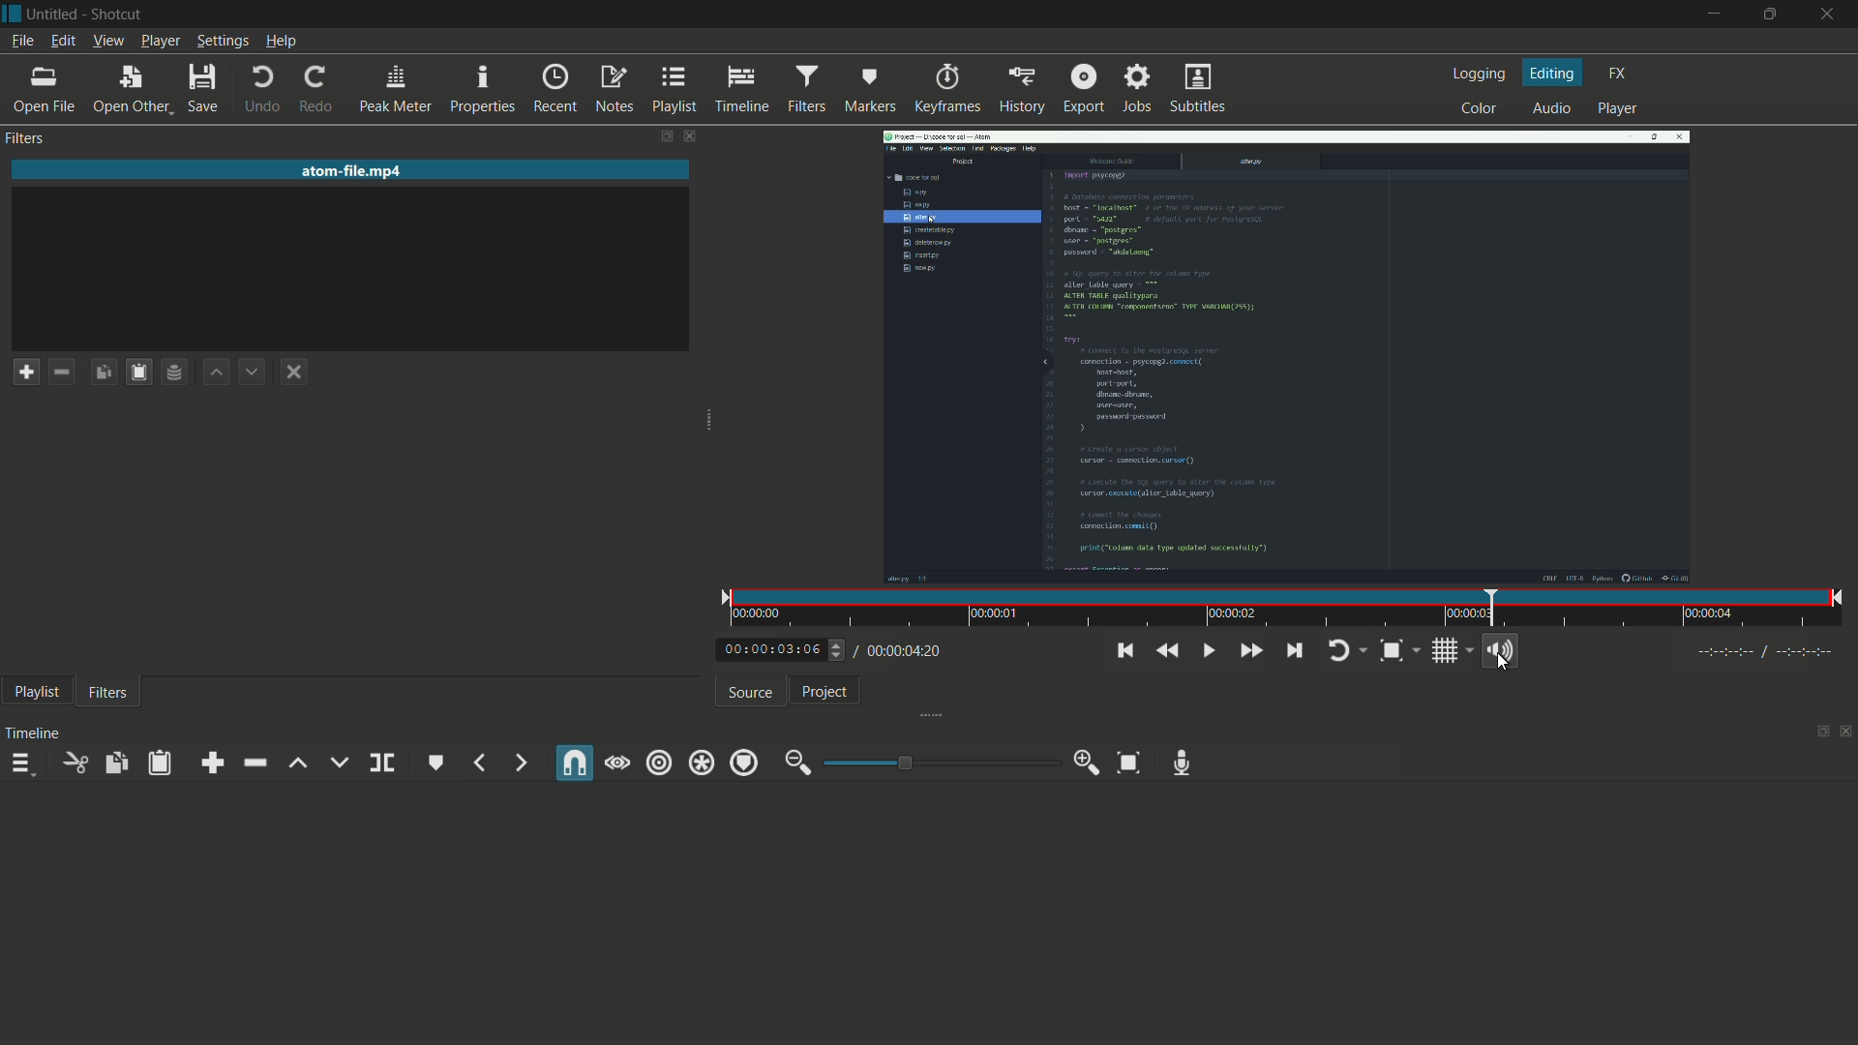 This screenshot has height=1045, width=1858. I want to click on atom-file.mp4, so click(353, 169).